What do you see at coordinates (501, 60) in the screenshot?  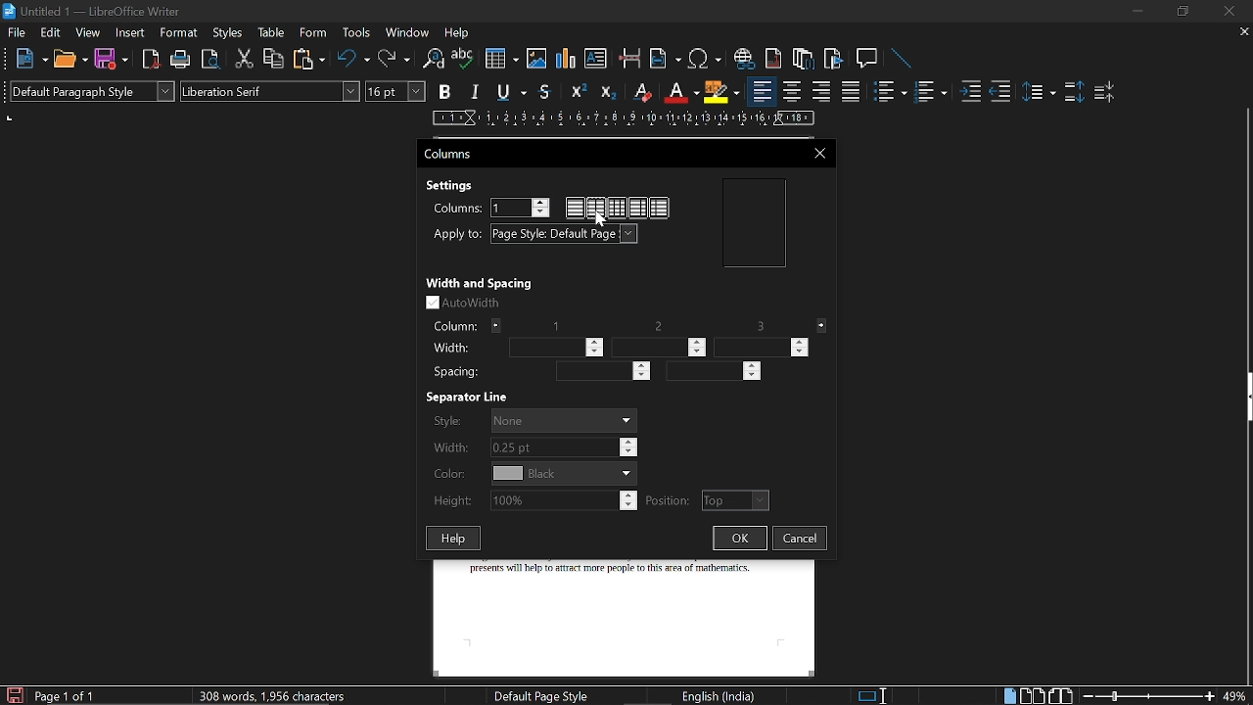 I see `Insert table` at bounding box center [501, 60].